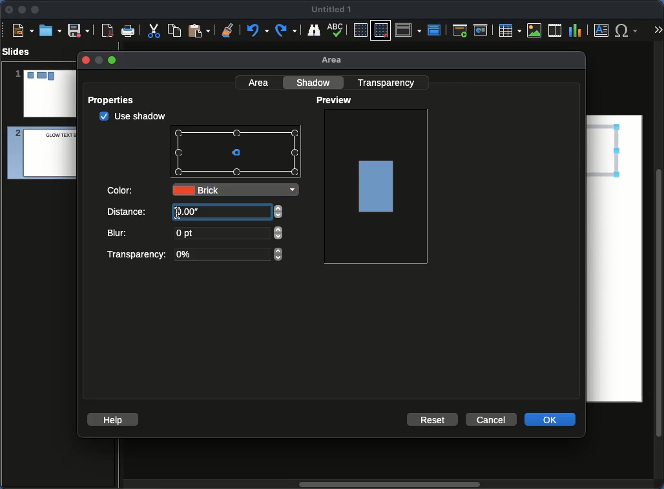  I want to click on minimize, so click(98, 60).